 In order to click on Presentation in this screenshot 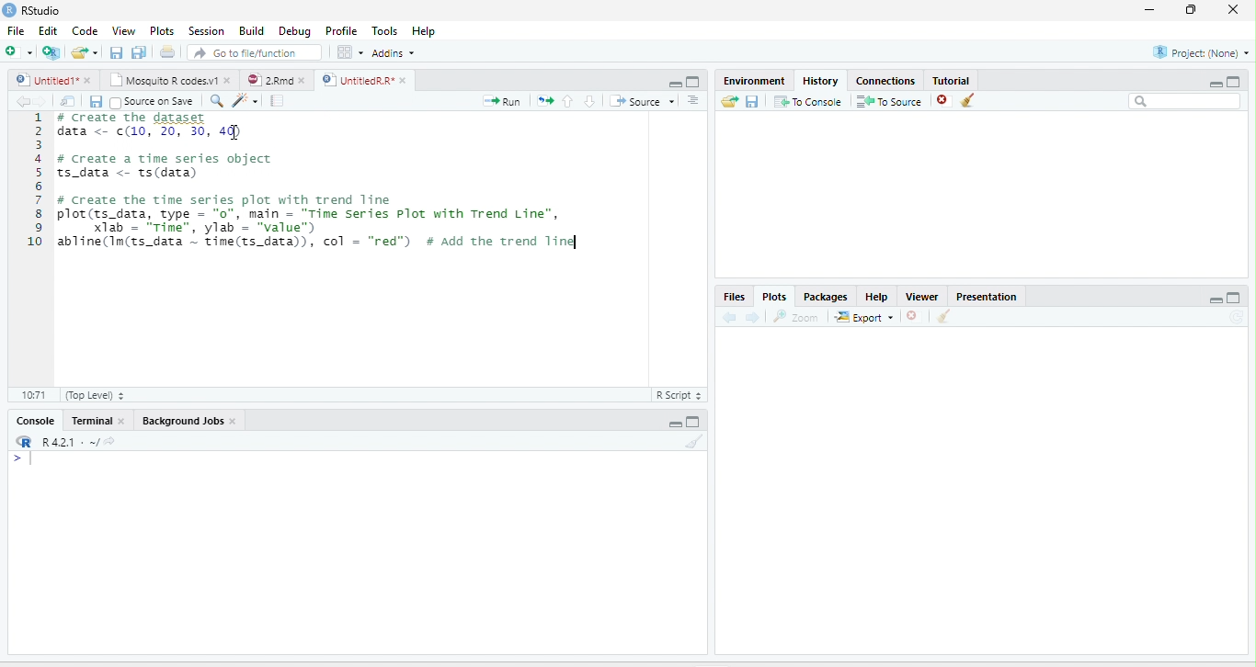, I will do `click(987, 295)`.